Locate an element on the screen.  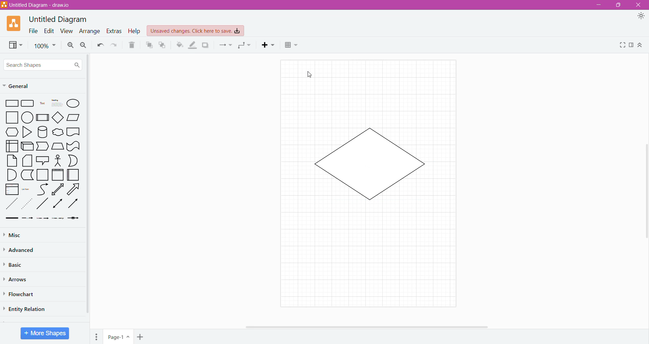
Link is located at coordinates (11, 219).